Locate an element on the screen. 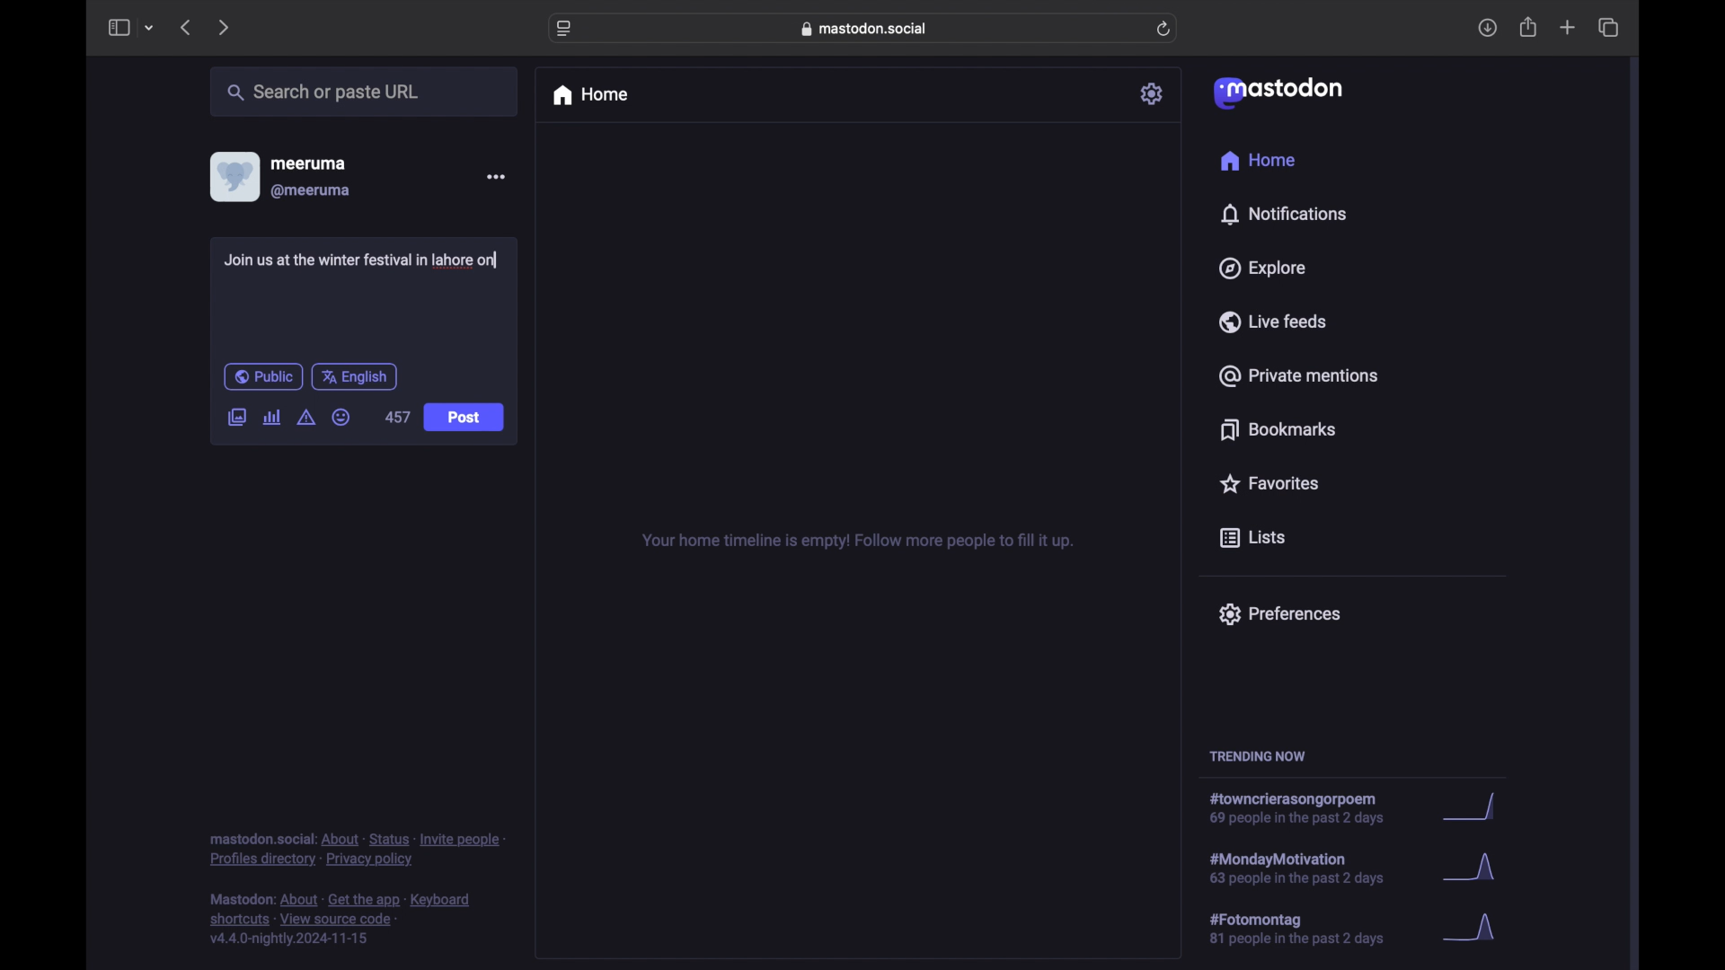  website settings is located at coordinates (566, 29).